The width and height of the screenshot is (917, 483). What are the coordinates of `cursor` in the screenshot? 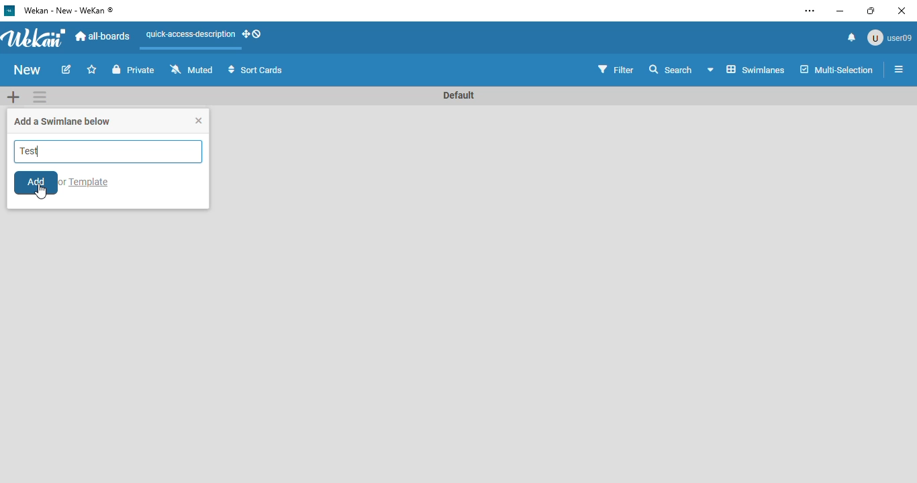 It's located at (40, 191).